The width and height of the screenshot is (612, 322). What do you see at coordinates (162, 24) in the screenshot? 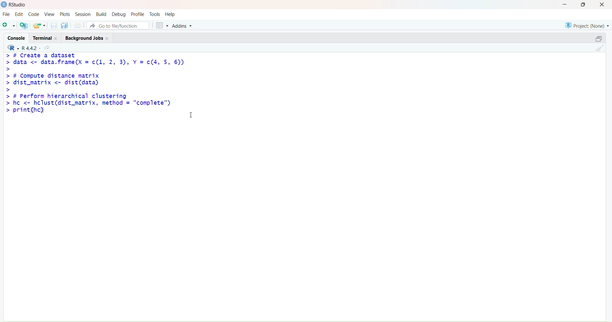
I see `Workspace panes` at bounding box center [162, 24].